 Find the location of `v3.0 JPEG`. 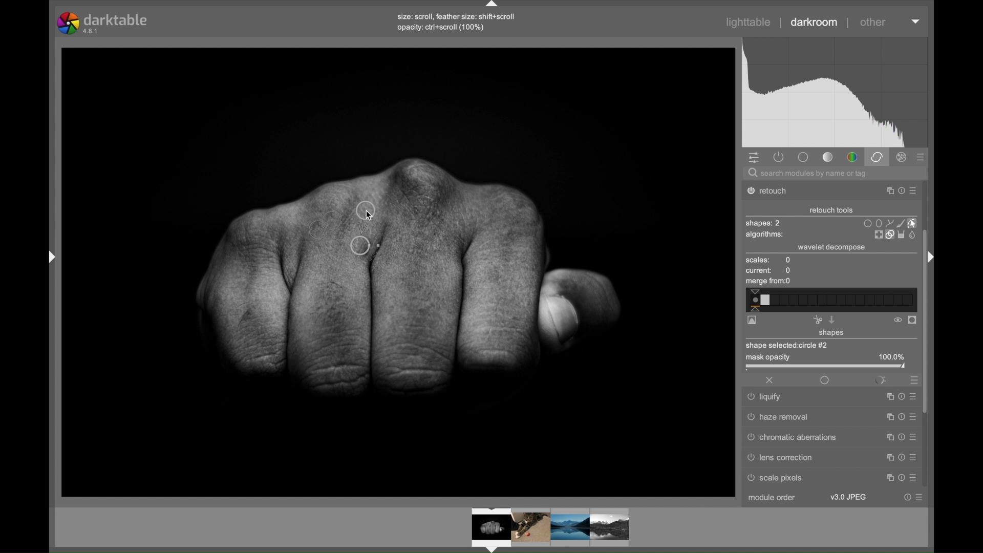

v3.0 JPEG is located at coordinates (848, 497).